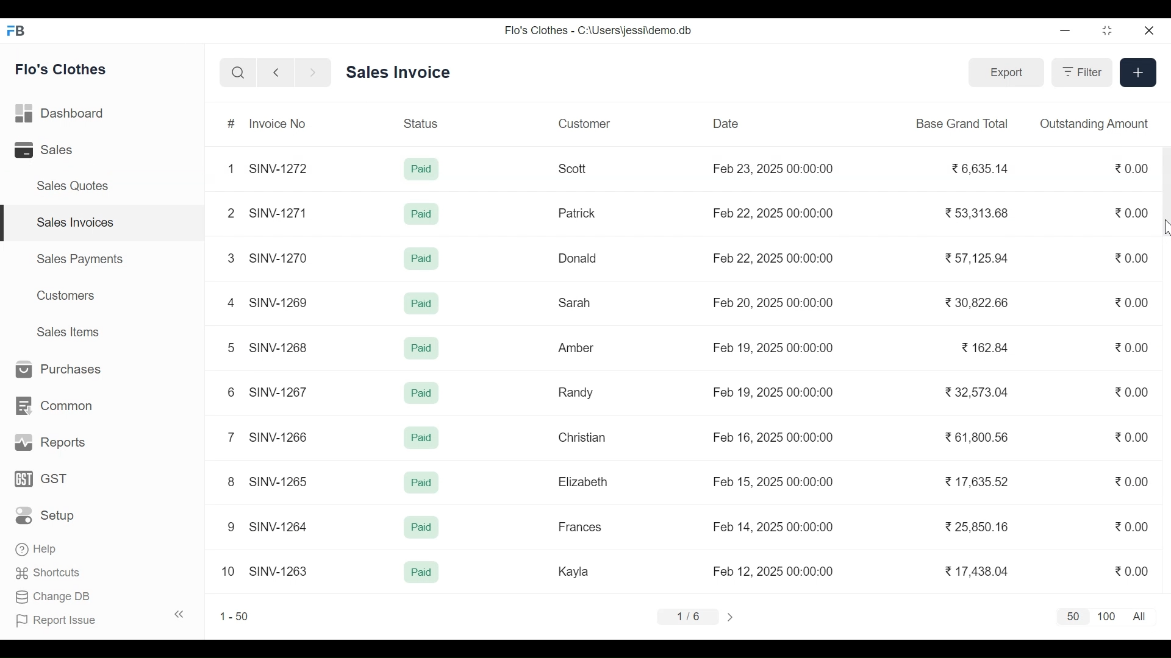 Image resolution: width=1171 pixels, height=658 pixels. What do you see at coordinates (61, 115) in the screenshot?
I see `Dashboard` at bounding box center [61, 115].